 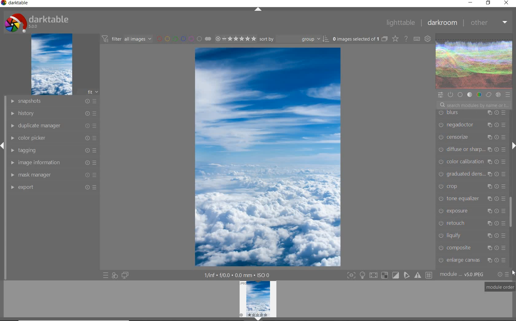 I want to click on TONE, so click(x=470, y=95).